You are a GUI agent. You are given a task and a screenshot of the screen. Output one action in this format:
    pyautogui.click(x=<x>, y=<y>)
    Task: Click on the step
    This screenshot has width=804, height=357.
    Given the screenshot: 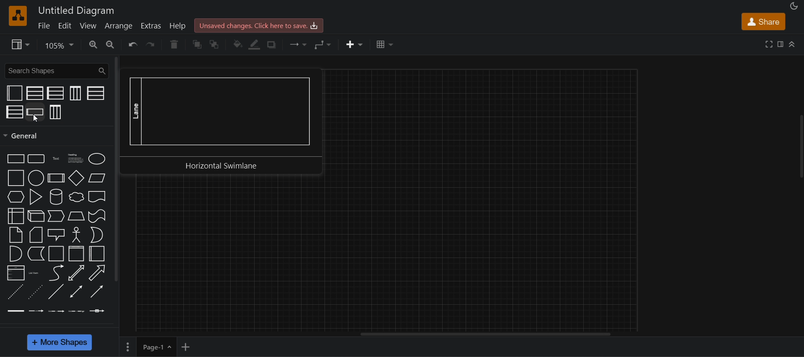 What is the action you would take?
    pyautogui.click(x=56, y=216)
    